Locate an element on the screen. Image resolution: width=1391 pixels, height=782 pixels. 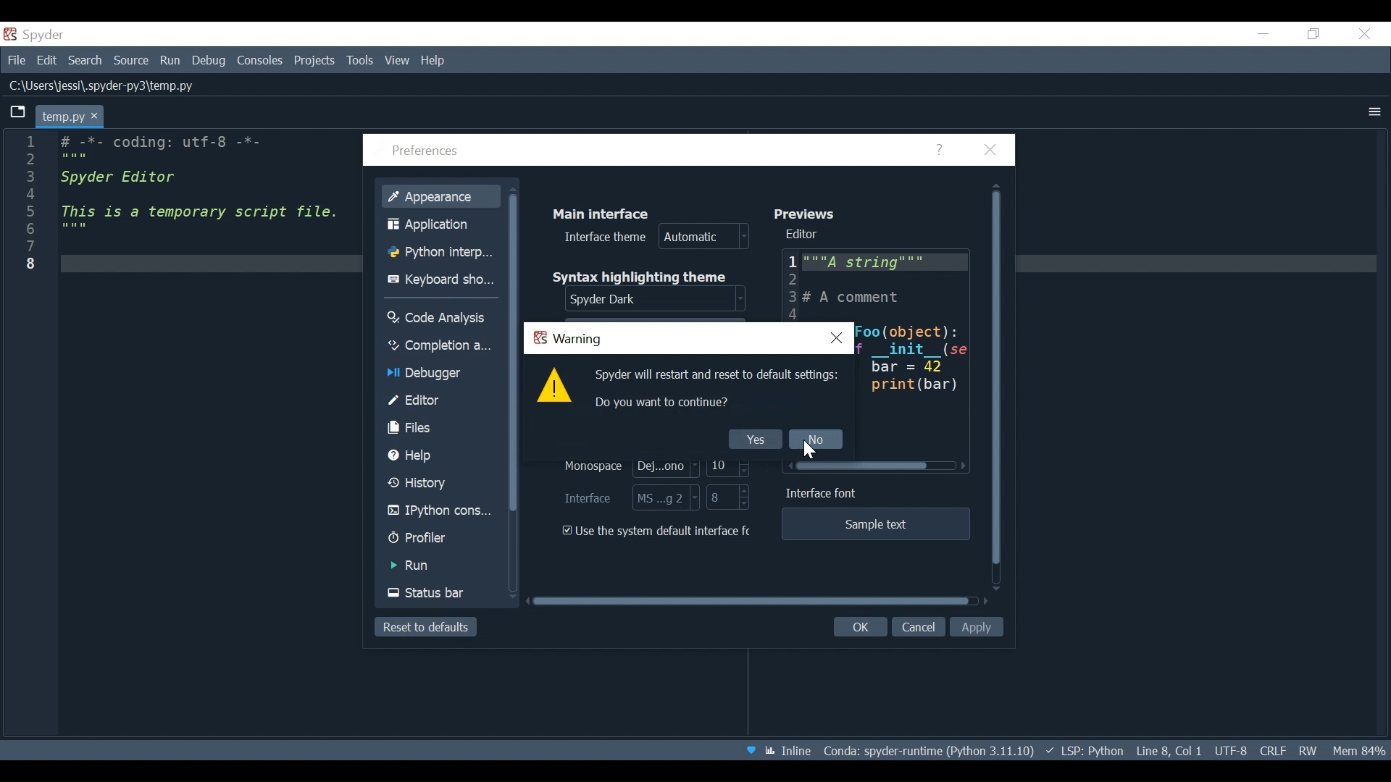
Debug is located at coordinates (211, 62).